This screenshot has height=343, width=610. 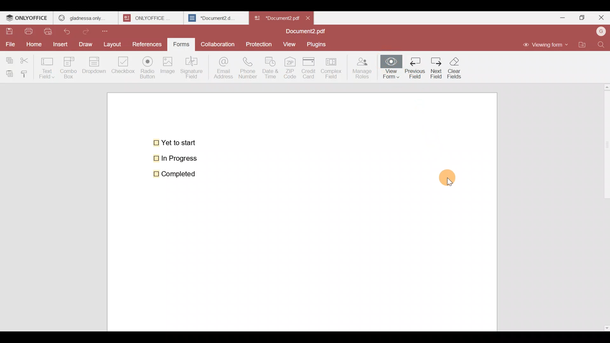 I want to click on Home, so click(x=33, y=44).